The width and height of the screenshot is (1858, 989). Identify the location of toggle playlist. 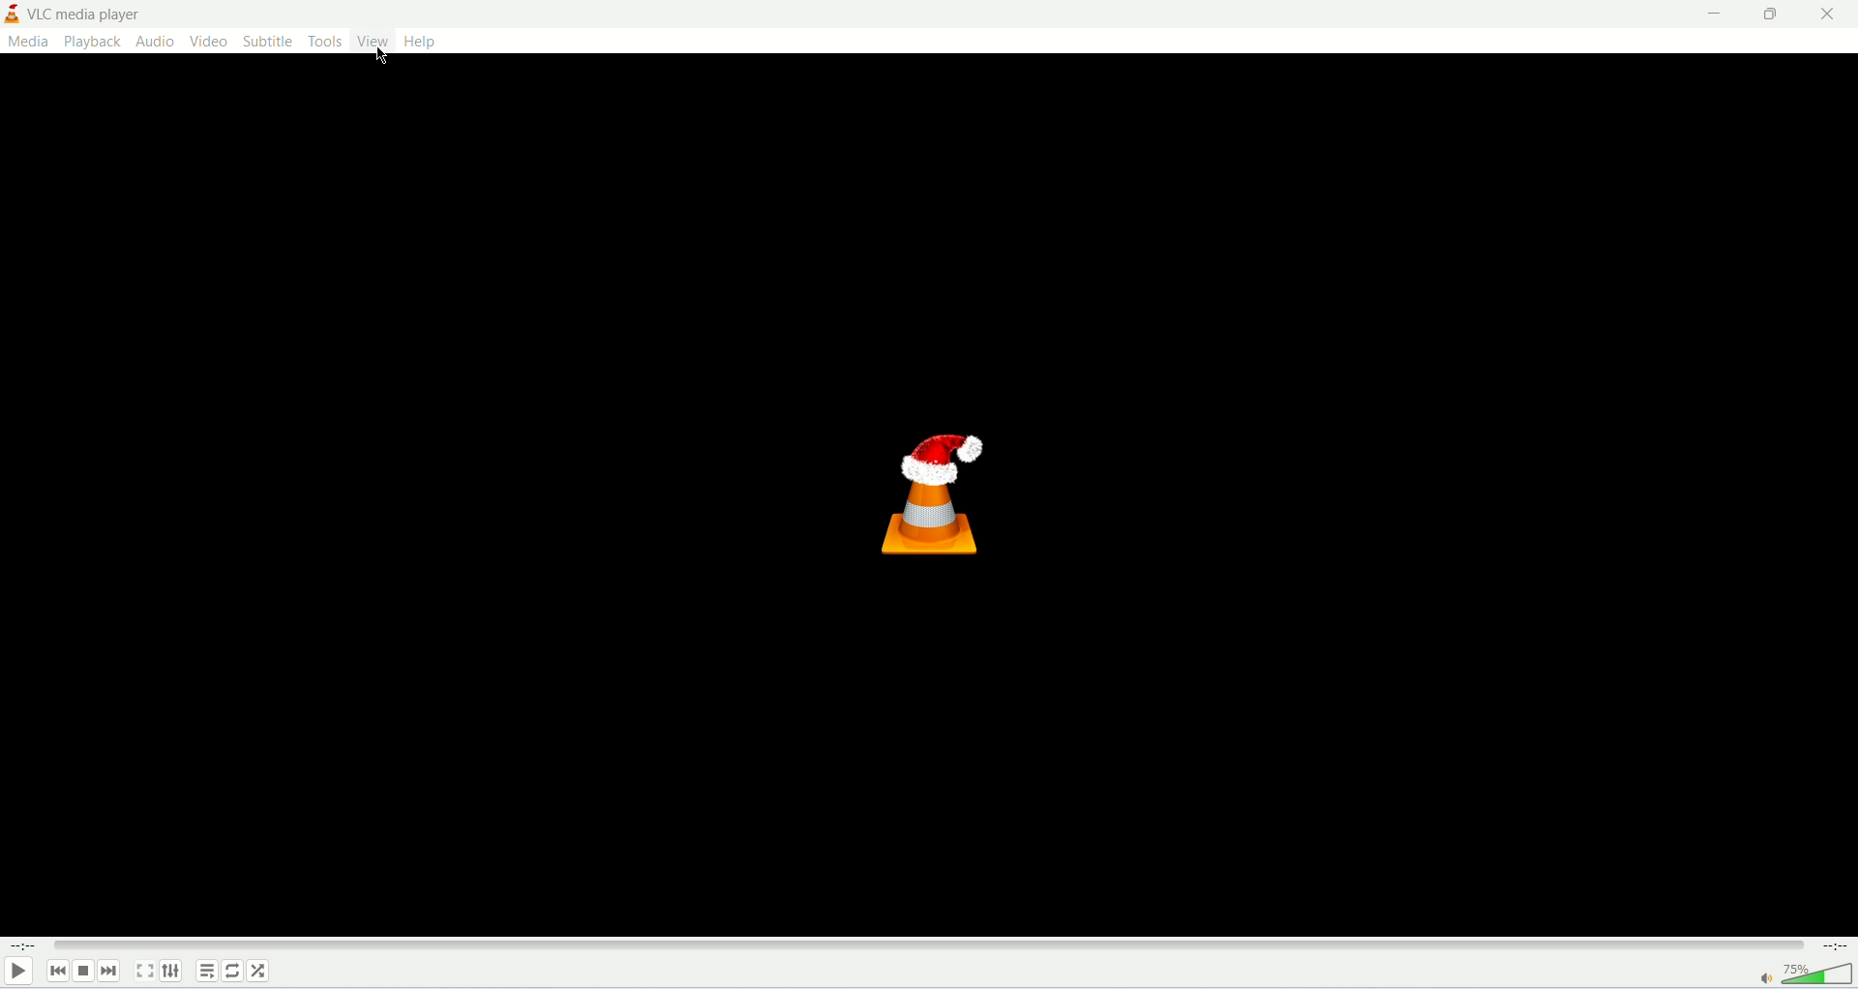
(207, 971).